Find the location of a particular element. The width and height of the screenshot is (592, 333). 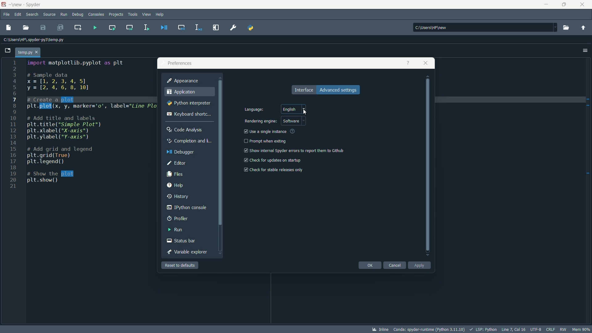

debug file is located at coordinates (164, 28).